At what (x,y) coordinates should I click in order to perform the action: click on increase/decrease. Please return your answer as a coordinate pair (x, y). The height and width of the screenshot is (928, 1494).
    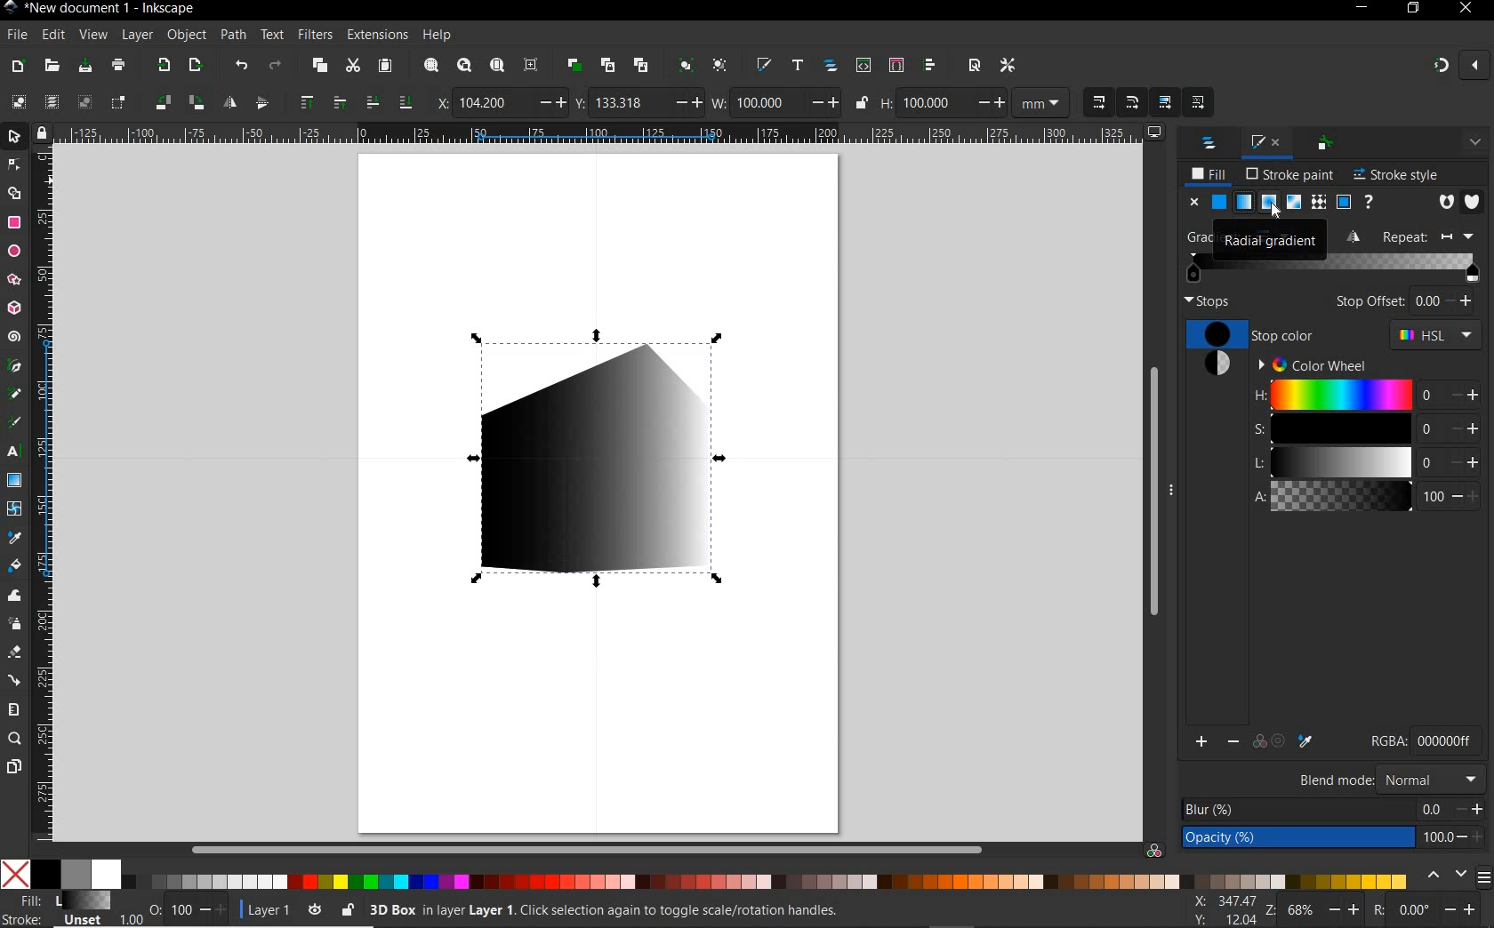
    Looking at the image, I should click on (687, 103).